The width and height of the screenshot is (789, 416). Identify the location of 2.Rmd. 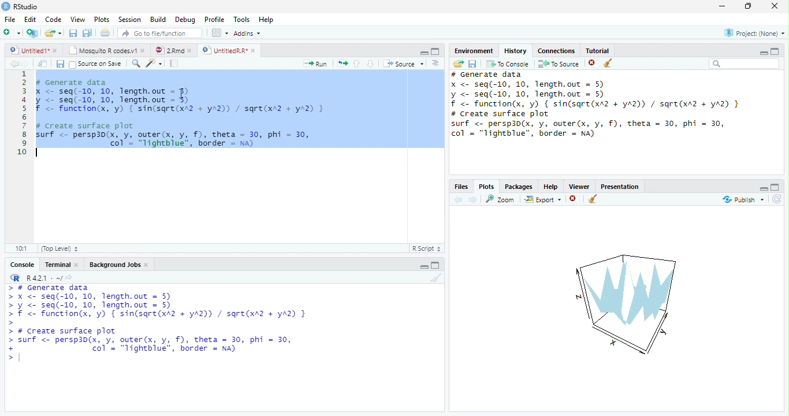
(169, 50).